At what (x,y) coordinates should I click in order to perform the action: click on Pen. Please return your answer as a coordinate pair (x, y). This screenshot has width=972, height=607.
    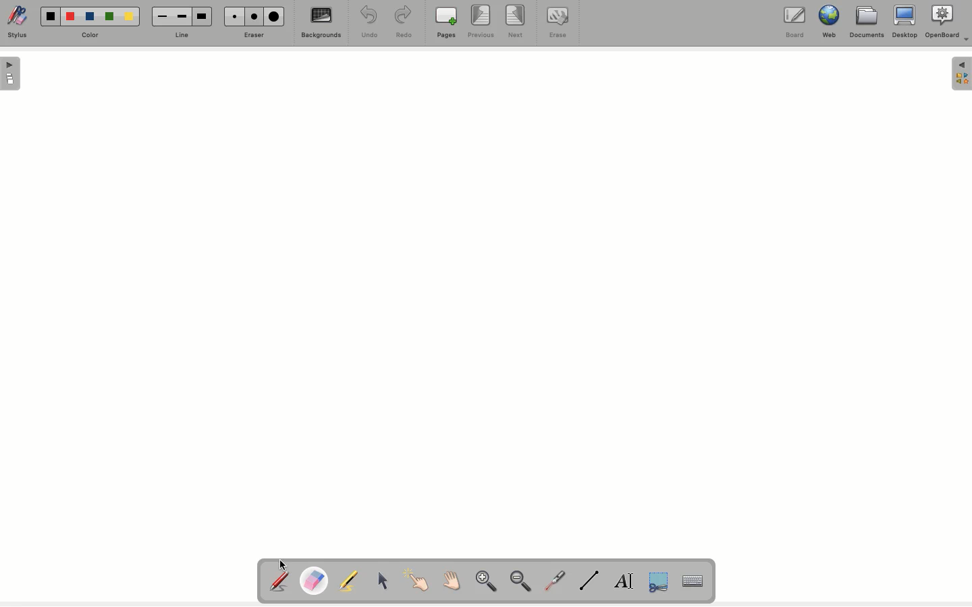
    Looking at the image, I should click on (281, 580).